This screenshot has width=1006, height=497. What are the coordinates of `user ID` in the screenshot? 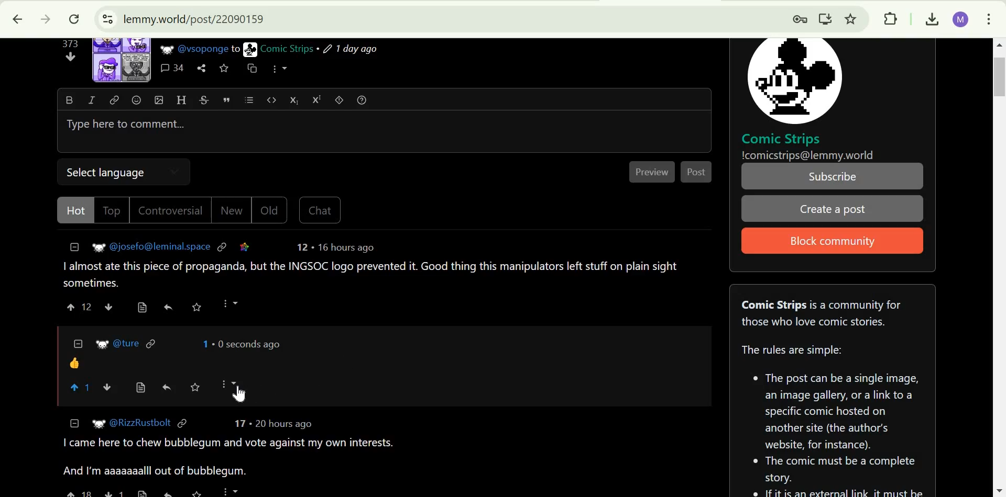 It's located at (127, 343).